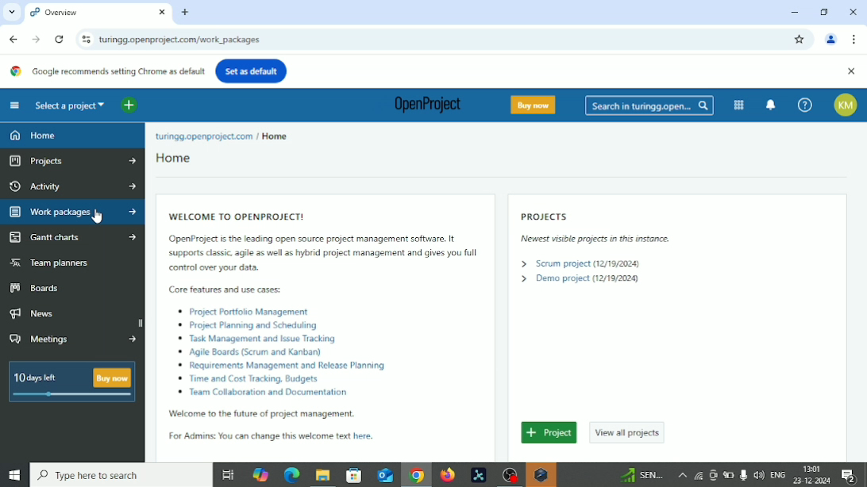 Image resolution: width=867 pixels, height=487 pixels. I want to click on Warning, so click(541, 475).